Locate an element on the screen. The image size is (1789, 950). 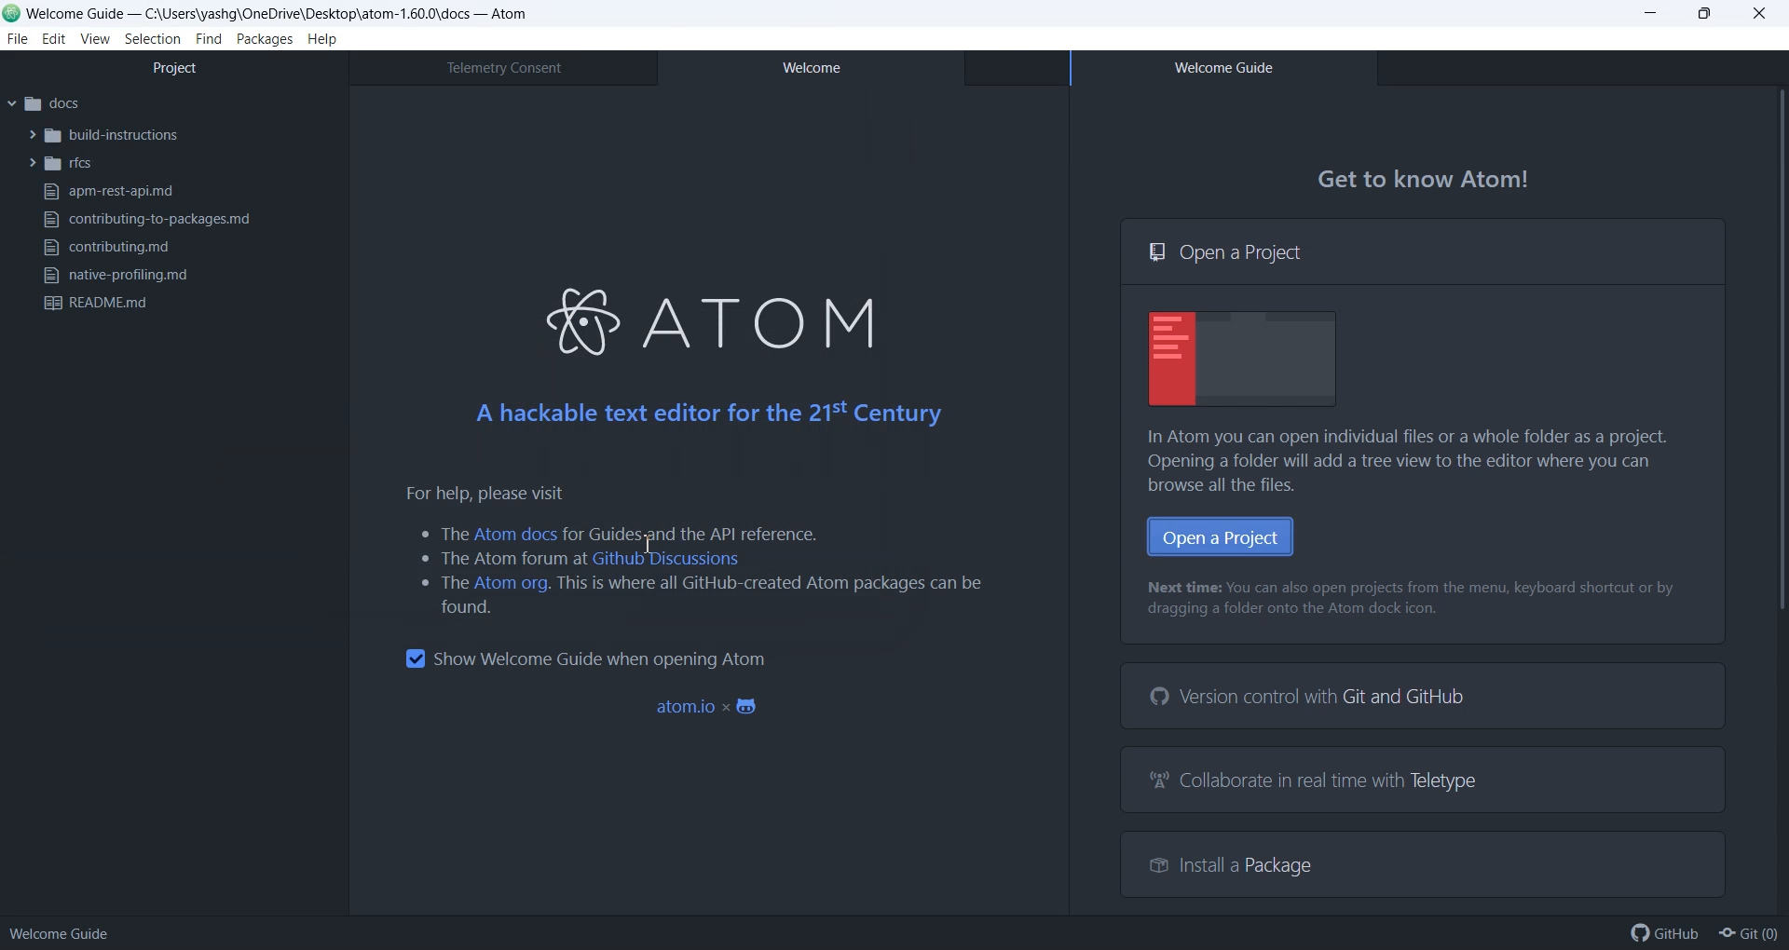
apm-rest-api.md is located at coordinates (107, 191).